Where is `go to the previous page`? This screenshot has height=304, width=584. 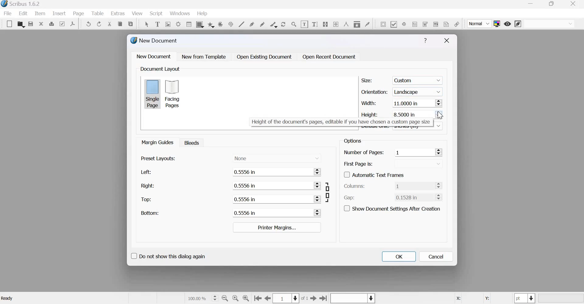 go to the previous page is located at coordinates (268, 298).